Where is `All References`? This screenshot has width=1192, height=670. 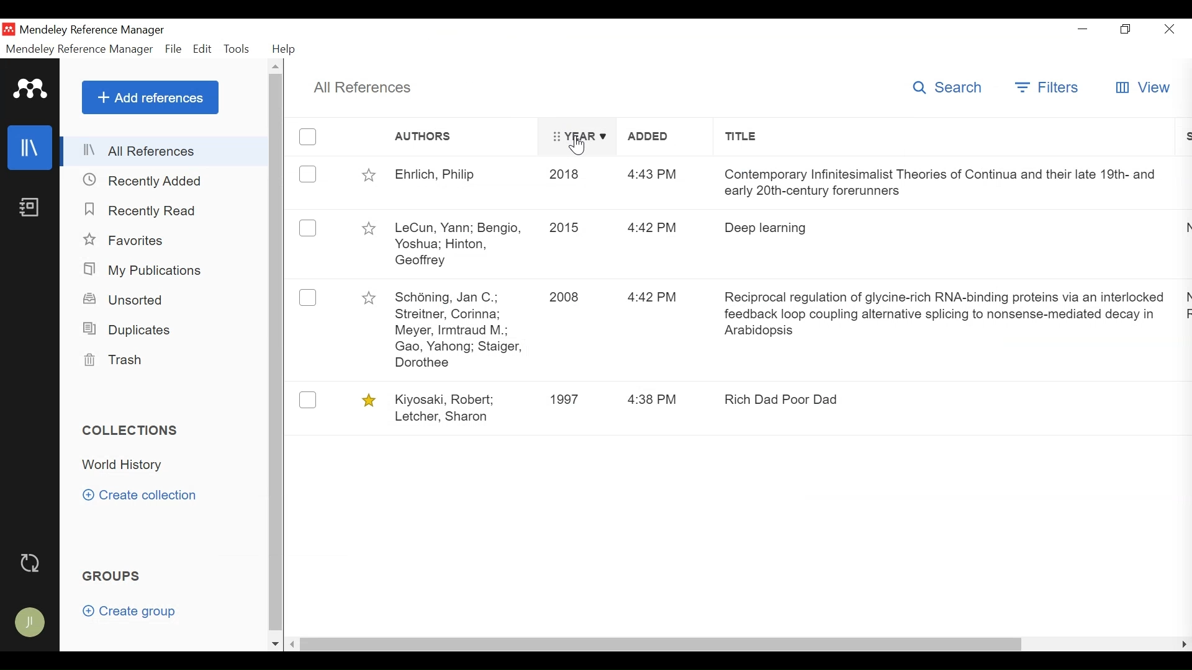 All References is located at coordinates (364, 88).